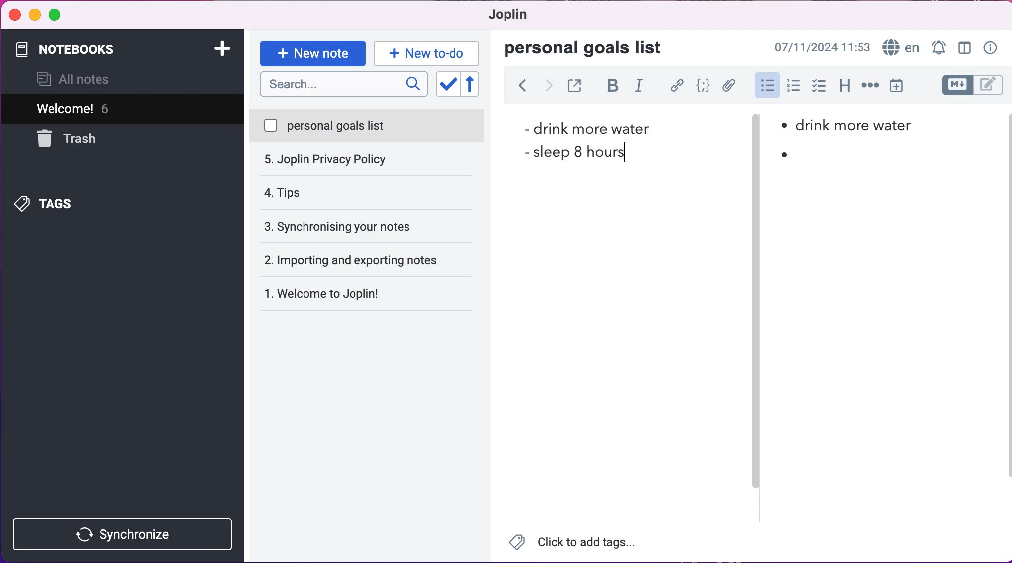  I want to click on welcome! 5, so click(110, 108).